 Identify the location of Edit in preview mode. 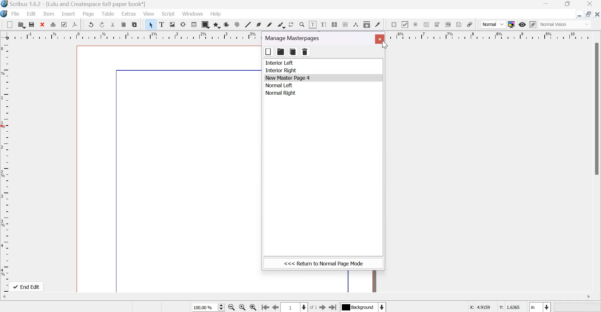
(533, 24).